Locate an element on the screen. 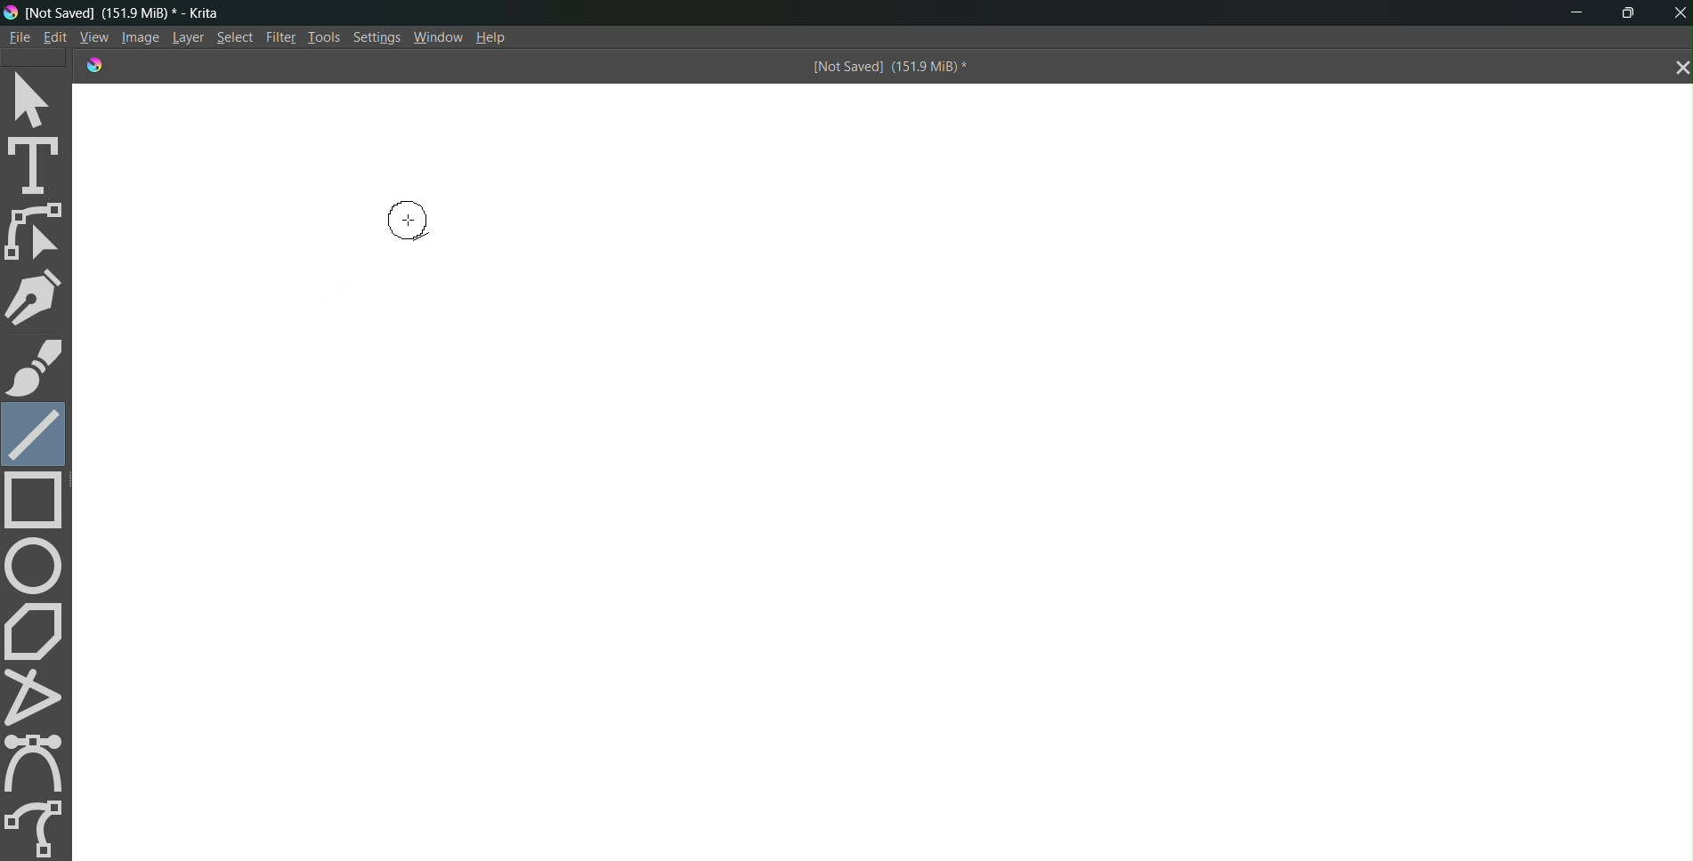  Settings is located at coordinates (378, 39).